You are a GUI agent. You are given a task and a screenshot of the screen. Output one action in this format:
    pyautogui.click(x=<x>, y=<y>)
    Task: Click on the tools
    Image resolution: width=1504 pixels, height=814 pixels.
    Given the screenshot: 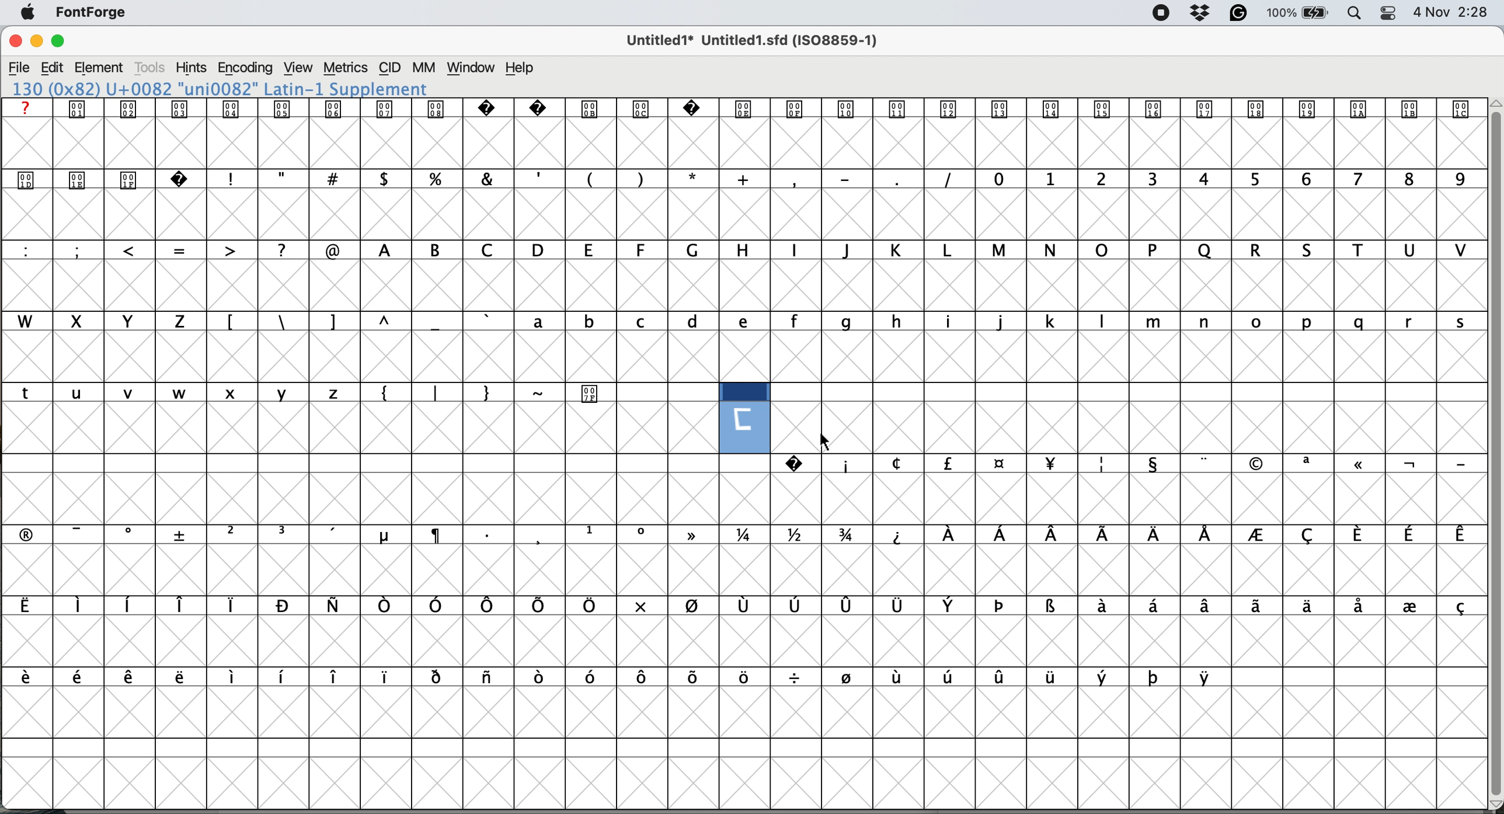 What is the action you would take?
    pyautogui.click(x=152, y=68)
    